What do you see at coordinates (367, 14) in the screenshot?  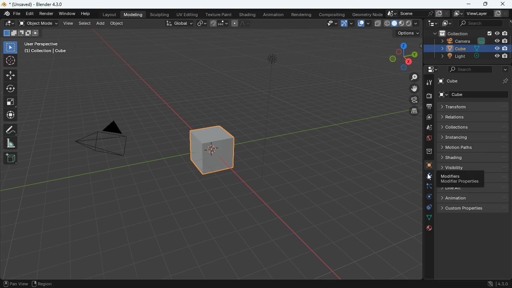 I see `geometry node` at bounding box center [367, 14].